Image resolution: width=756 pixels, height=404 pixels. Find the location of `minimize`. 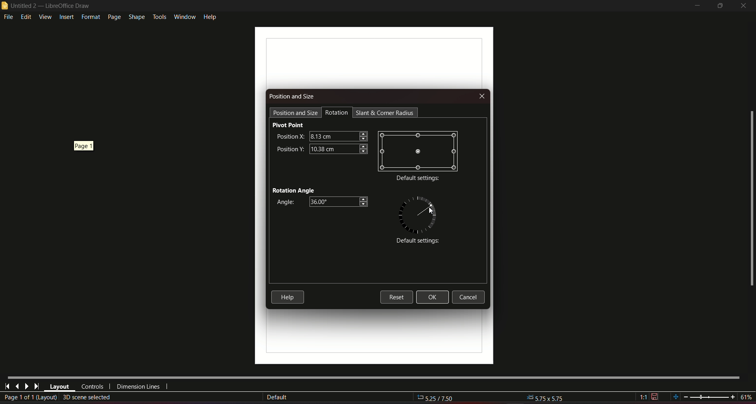

minimize is located at coordinates (696, 6).